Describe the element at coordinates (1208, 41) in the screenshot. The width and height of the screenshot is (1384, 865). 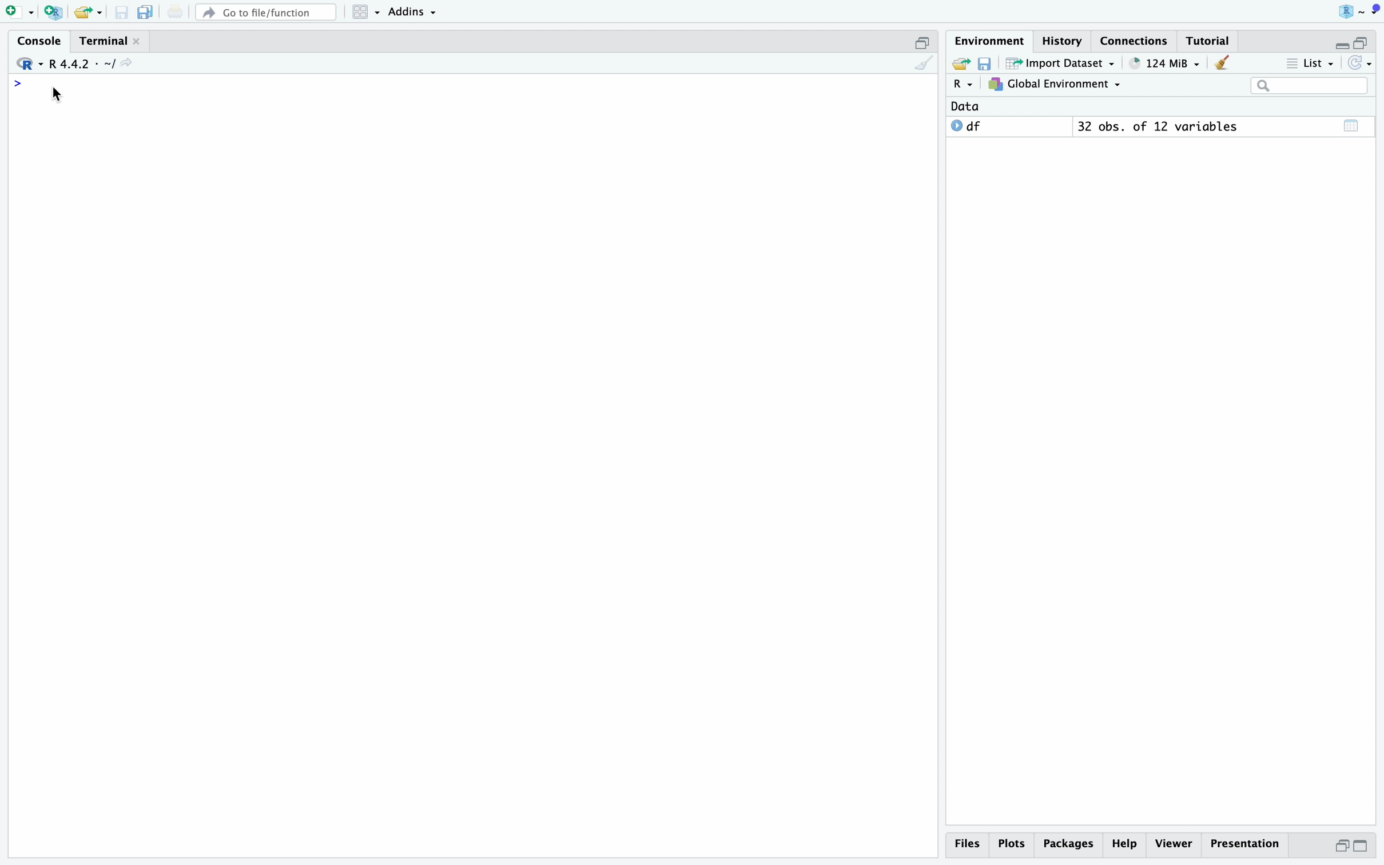
I see `tutorial` at that location.